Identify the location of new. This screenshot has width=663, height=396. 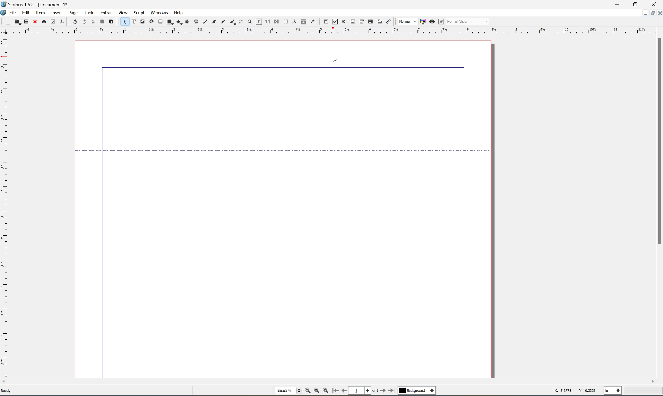
(7, 22).